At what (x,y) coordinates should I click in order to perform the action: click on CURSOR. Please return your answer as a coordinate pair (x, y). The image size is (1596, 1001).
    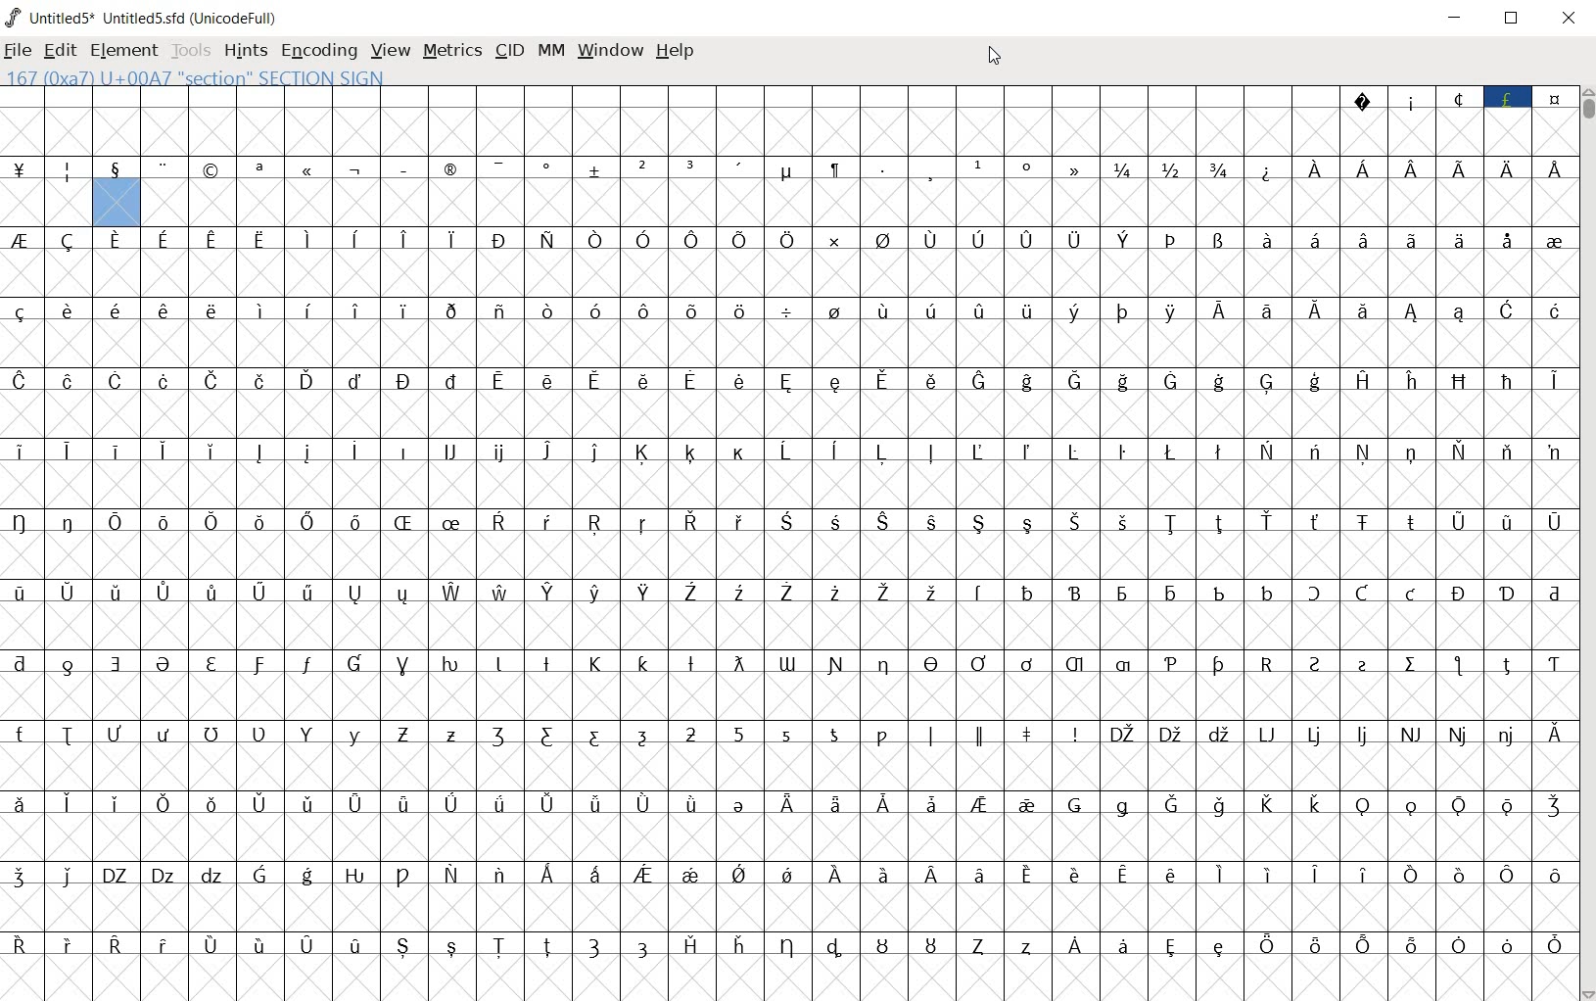
    Looking at the image, I should click on (995, 56).